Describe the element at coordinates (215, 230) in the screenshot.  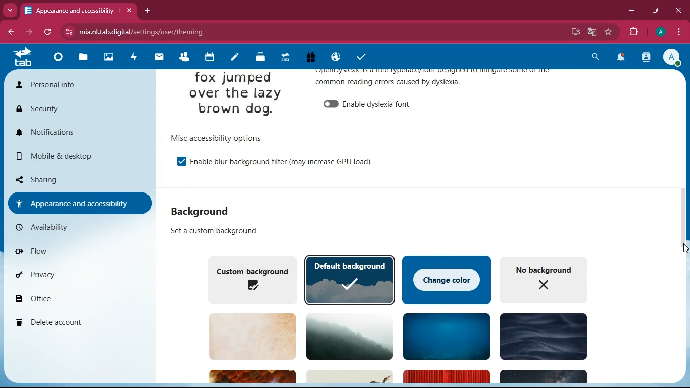
I see `custom background` at that location.